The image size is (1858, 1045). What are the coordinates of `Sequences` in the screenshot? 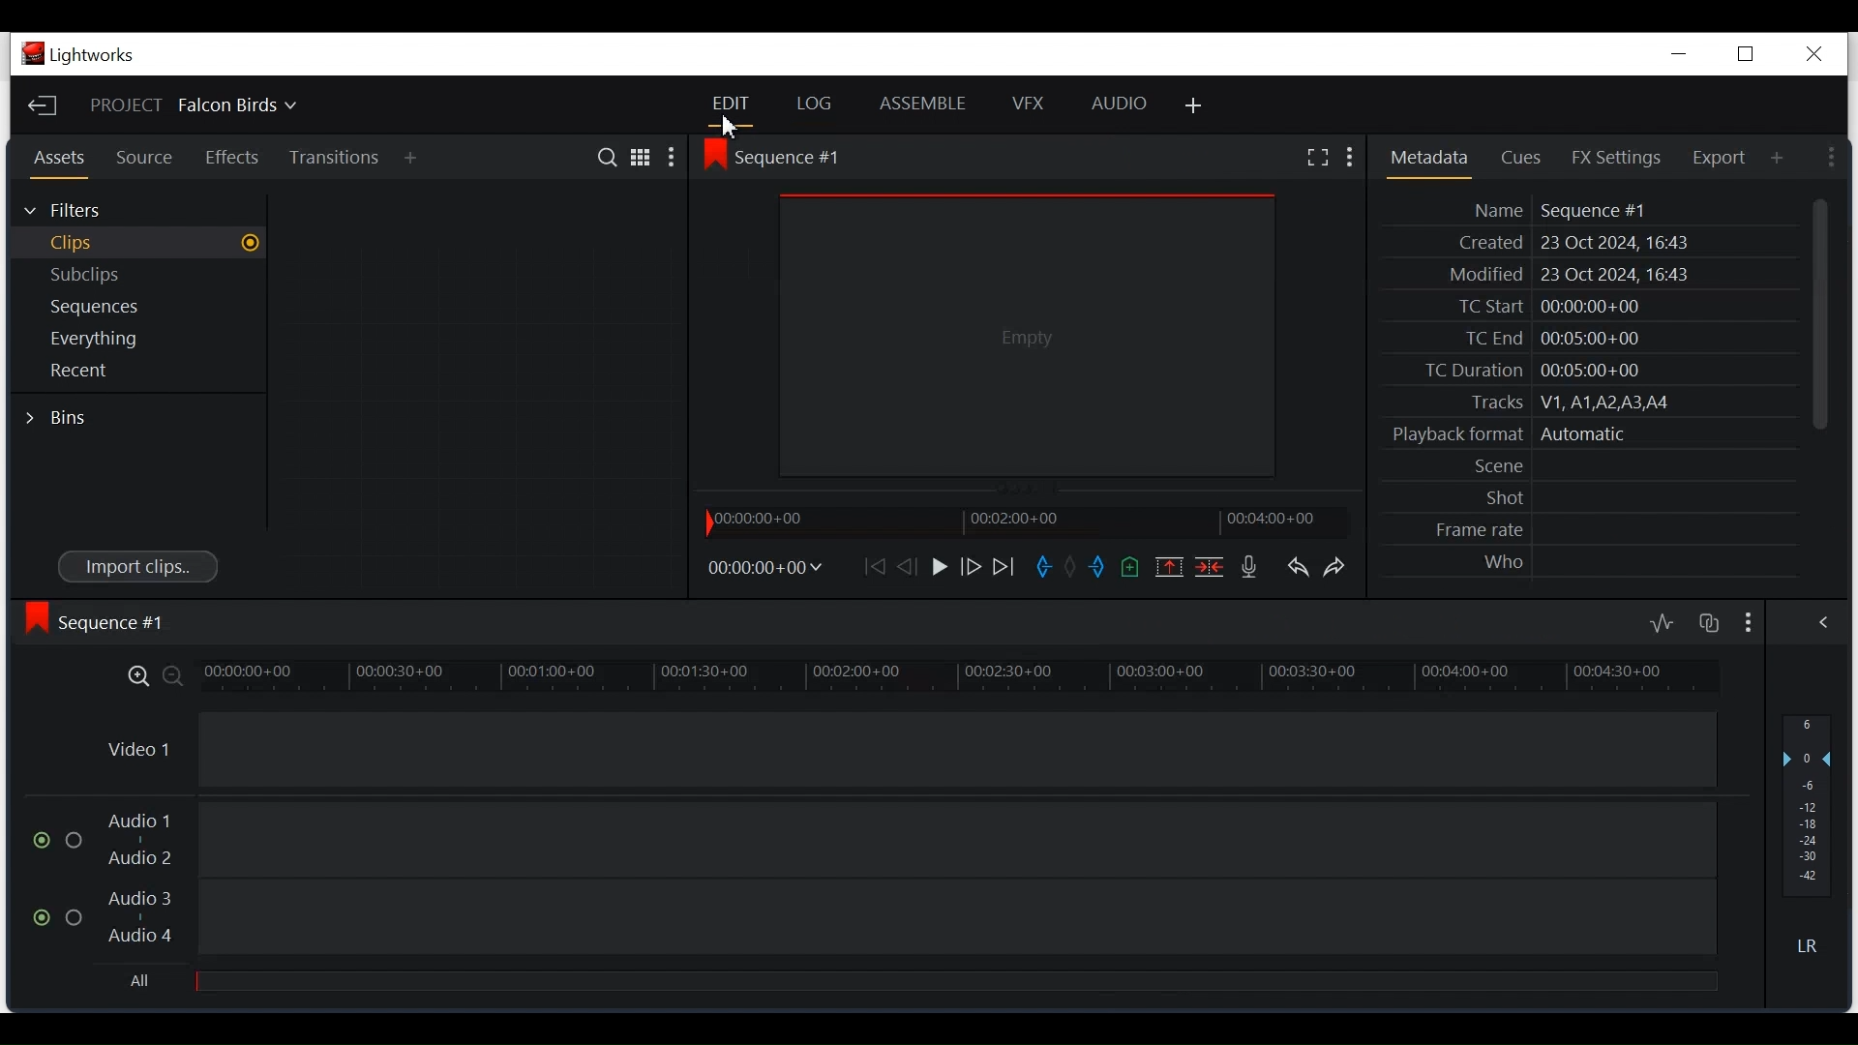 It's located at (135, 307).